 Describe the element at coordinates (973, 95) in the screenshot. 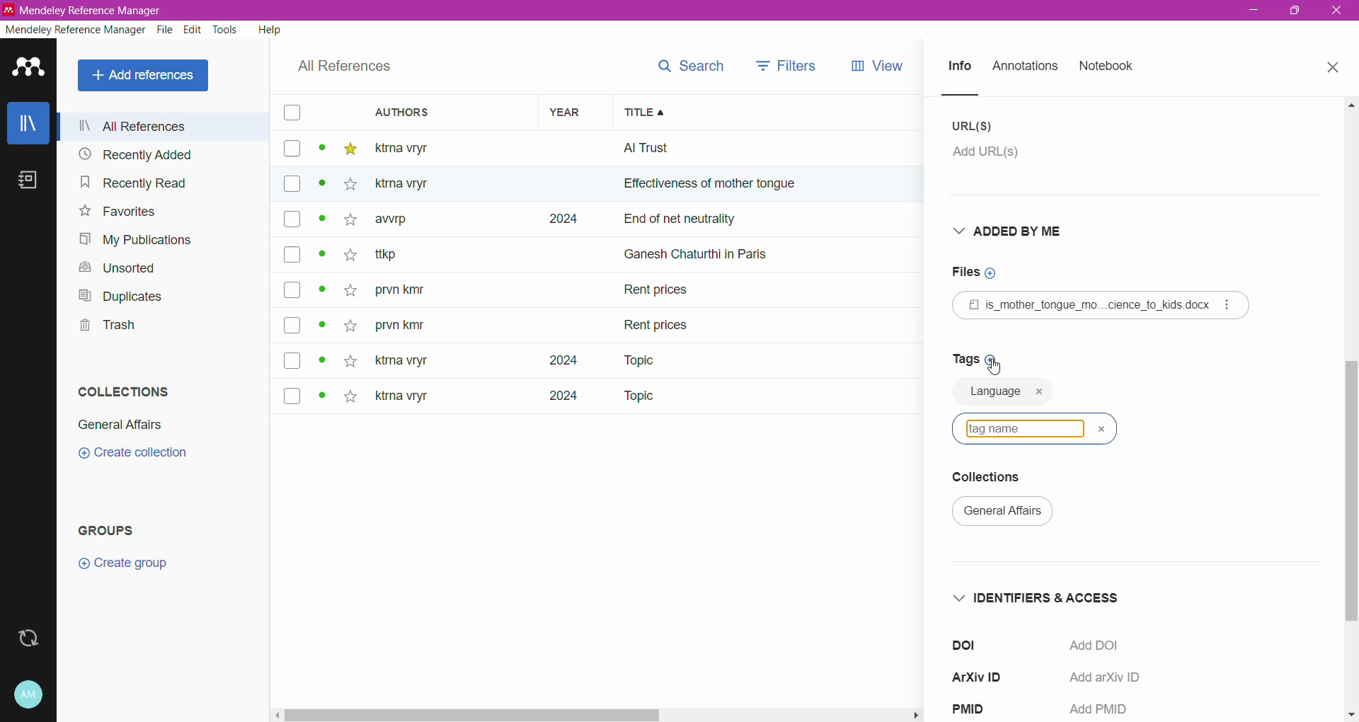

I see `line ` at that location.